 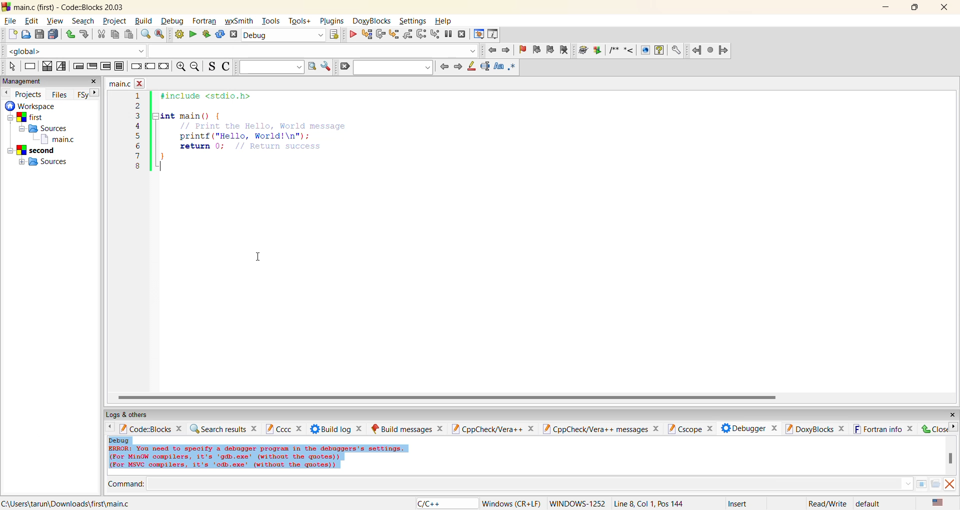 I want to click on debug/continue, so click(x=350, y=34).